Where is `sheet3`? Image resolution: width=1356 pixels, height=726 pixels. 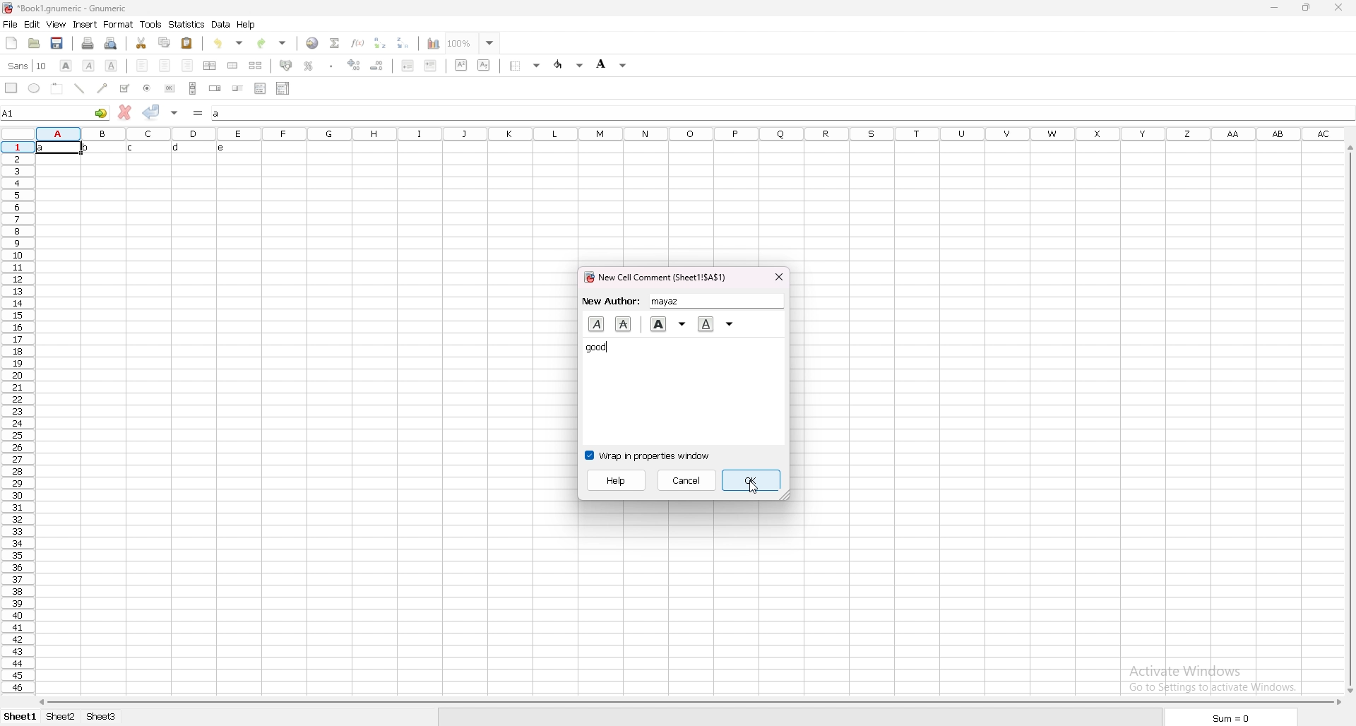 sheet3 is located at coordinates (106, 719).